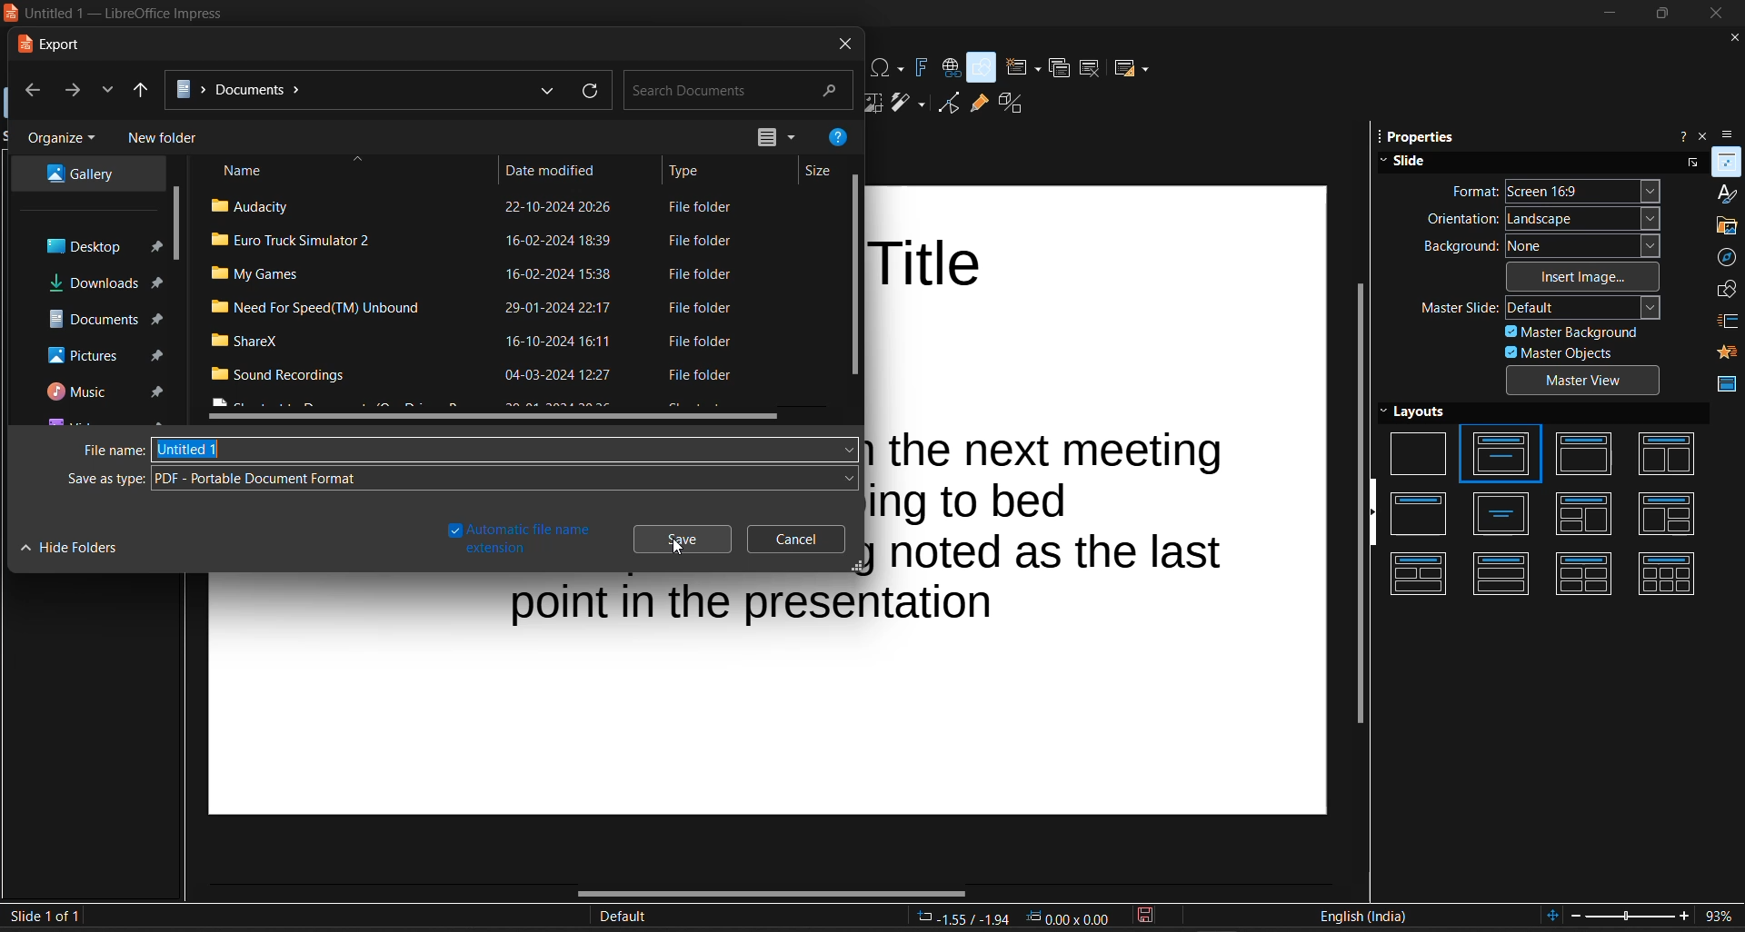  I want to click on Audacity, so click(250, 205).